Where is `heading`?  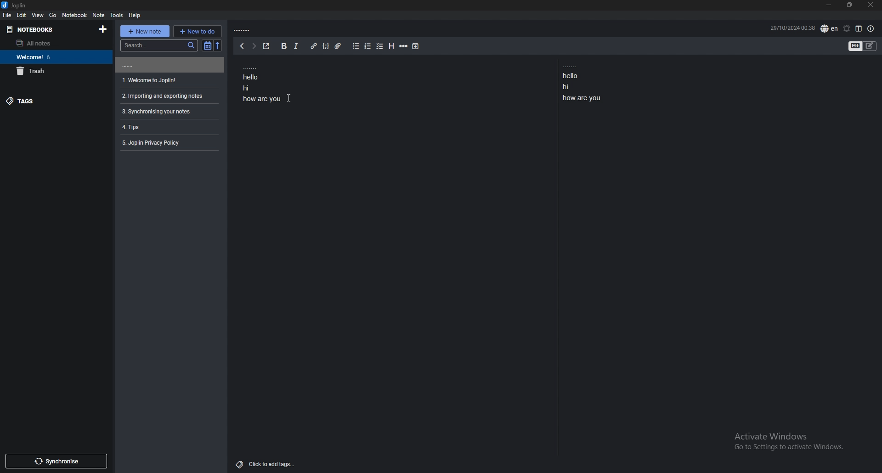 heading is located at coordinates (391, 46).